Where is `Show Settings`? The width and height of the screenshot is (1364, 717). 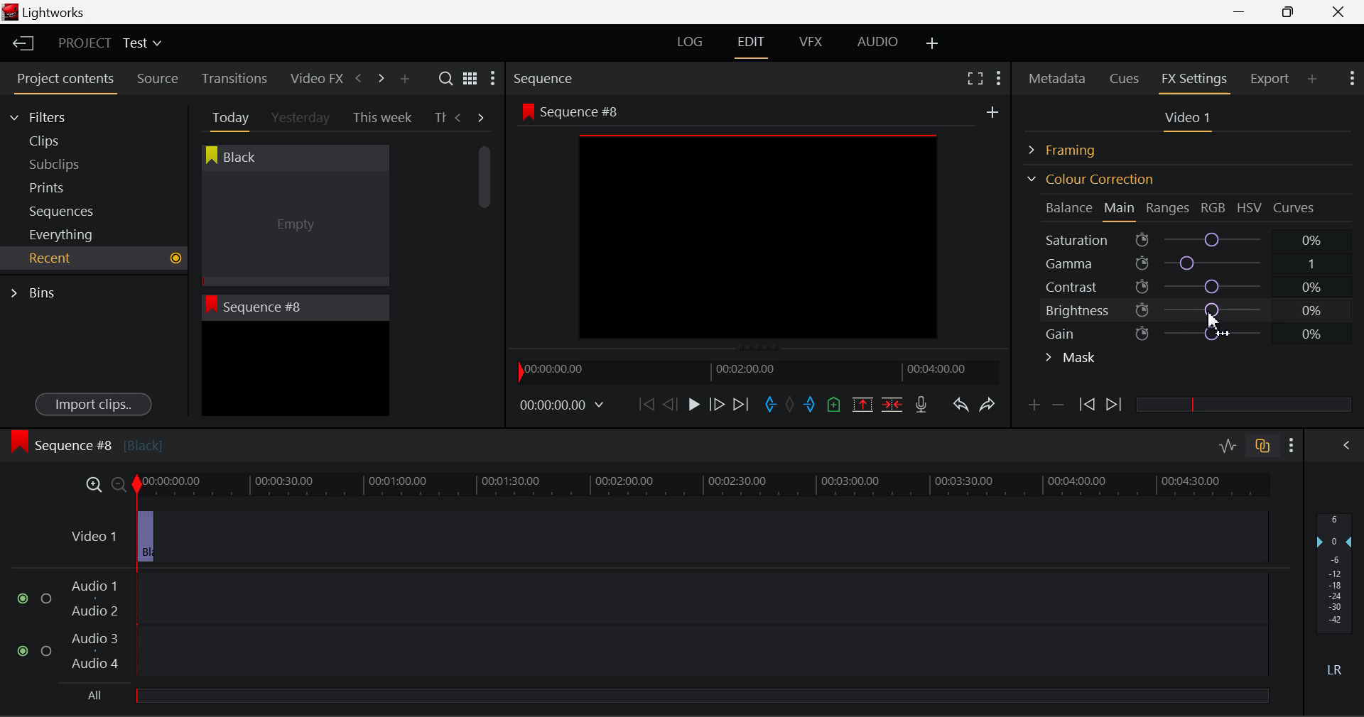
Show Settings is located at coordinates (997, 76).